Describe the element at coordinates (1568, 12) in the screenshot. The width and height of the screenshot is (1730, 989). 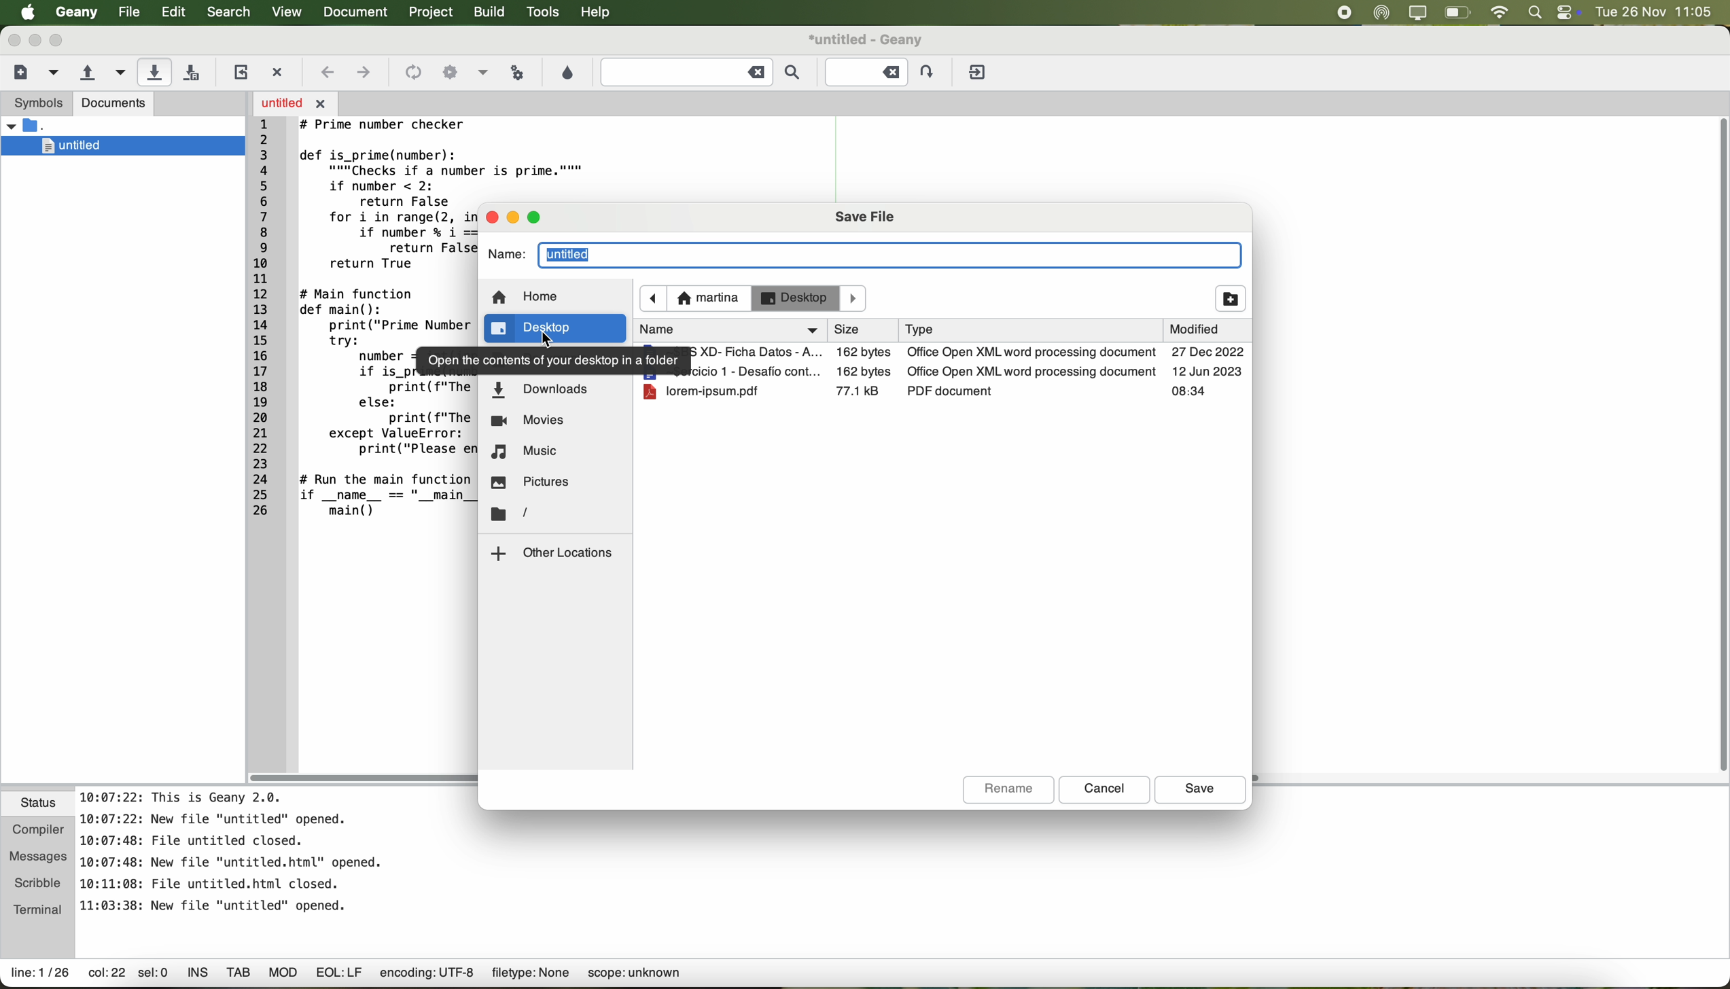
I see `controls` at that location.